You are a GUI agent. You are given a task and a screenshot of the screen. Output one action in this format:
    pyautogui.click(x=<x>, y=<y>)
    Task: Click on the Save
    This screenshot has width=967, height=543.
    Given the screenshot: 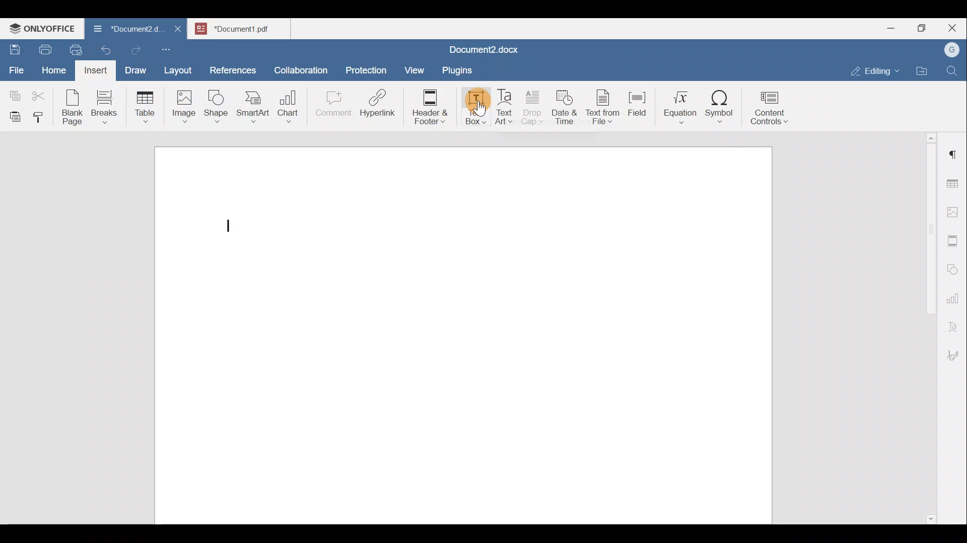 What is the action you would take?
    pyautogui.click(x=14, y=47)
    